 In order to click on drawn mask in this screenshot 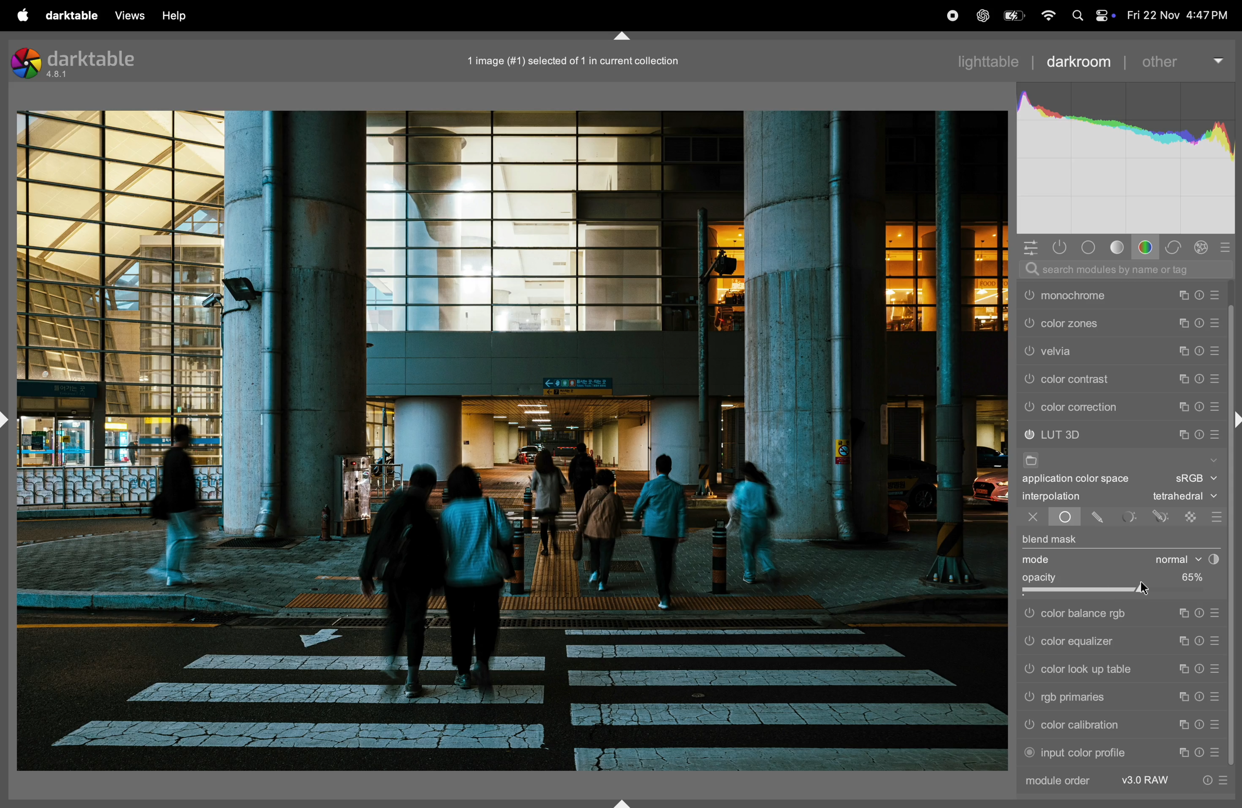, I will do `click(1100, 519)`.